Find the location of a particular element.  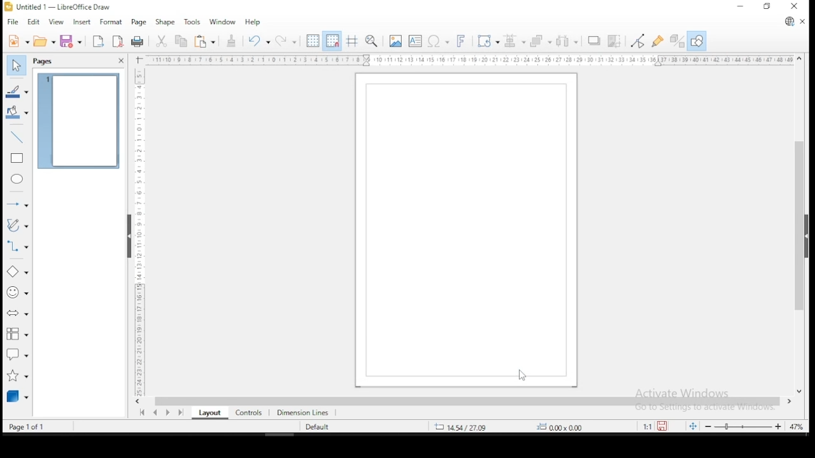

new is located at coordinates (16, 40).